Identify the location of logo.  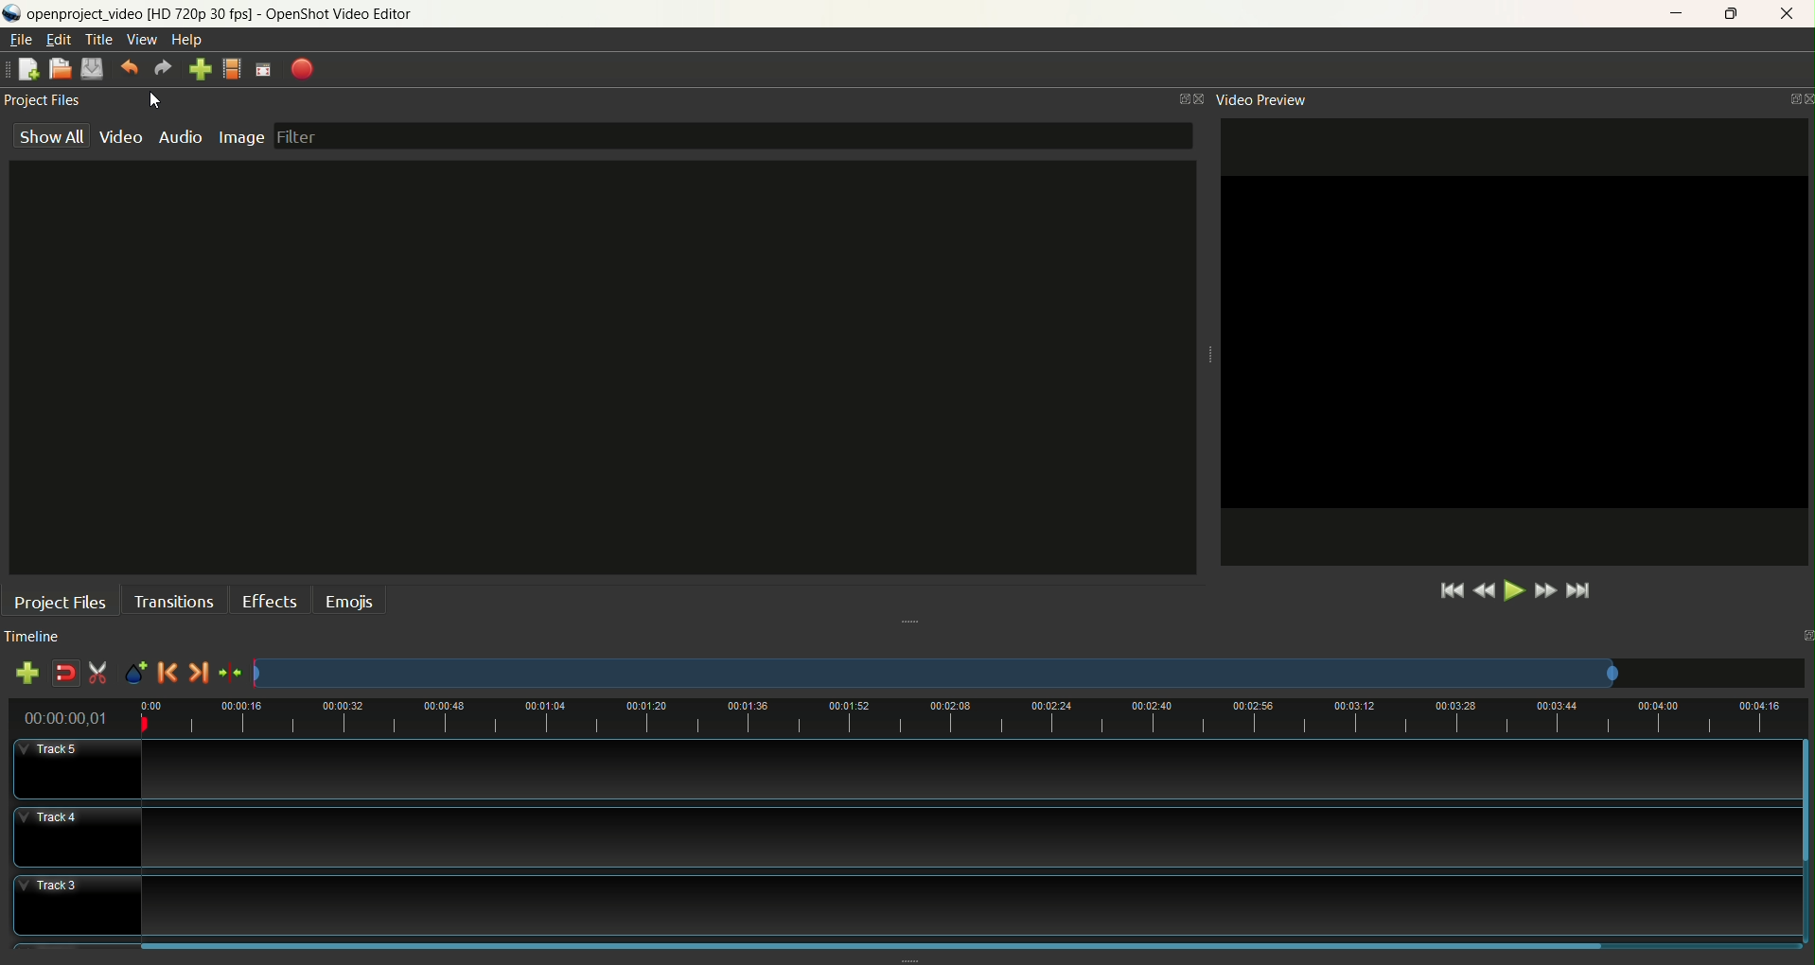
(12, 15).